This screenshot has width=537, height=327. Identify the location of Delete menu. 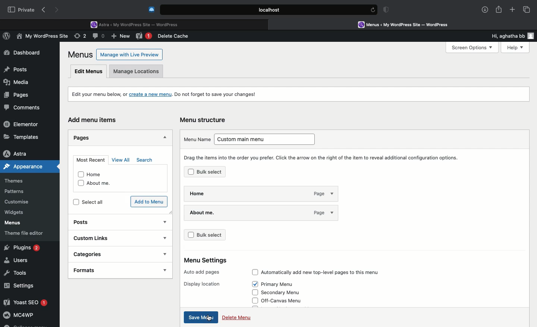
(237, 319).